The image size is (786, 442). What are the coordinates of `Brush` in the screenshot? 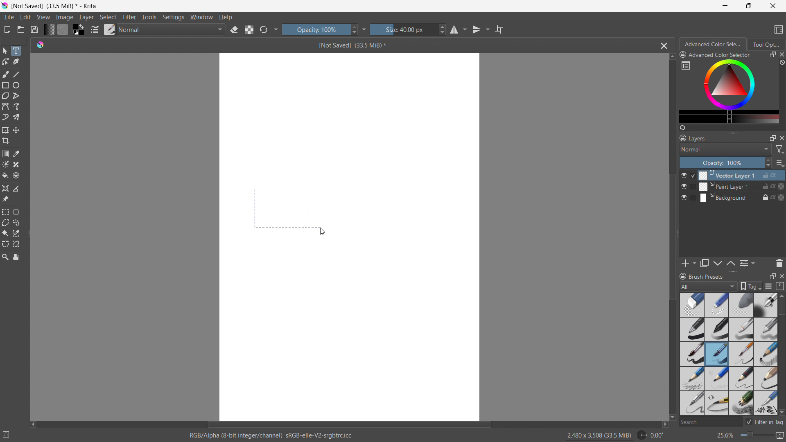 It's located at (692, 353).